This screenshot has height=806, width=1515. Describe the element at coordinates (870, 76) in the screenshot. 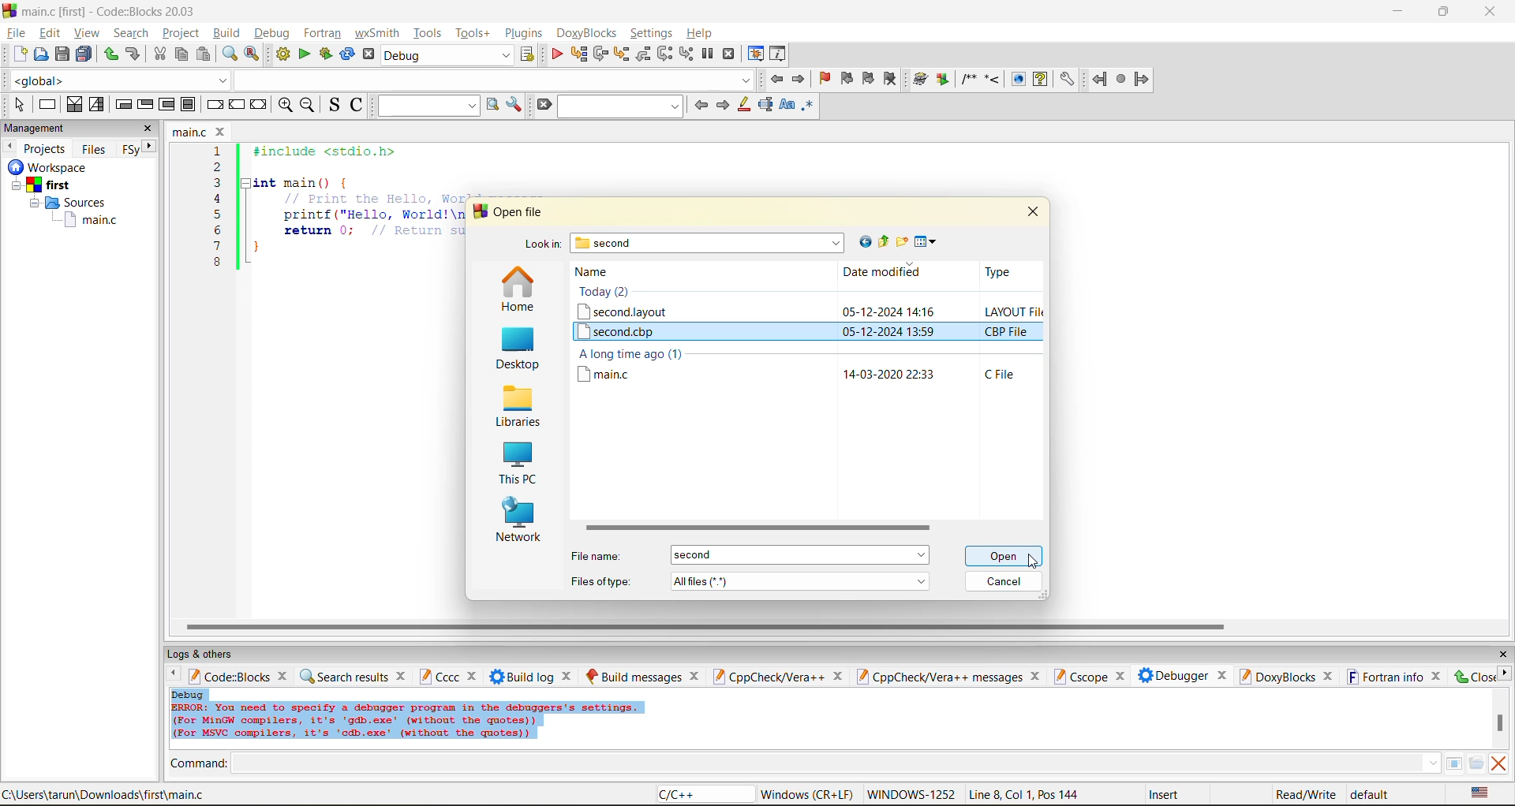

I see `next bookmark` at that location.